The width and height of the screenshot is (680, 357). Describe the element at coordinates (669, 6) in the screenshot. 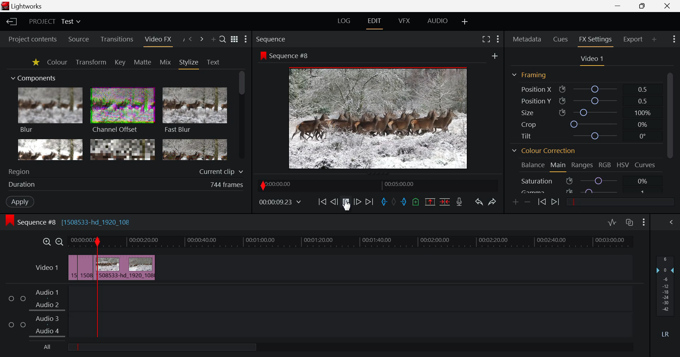

I see `Close` at that location.